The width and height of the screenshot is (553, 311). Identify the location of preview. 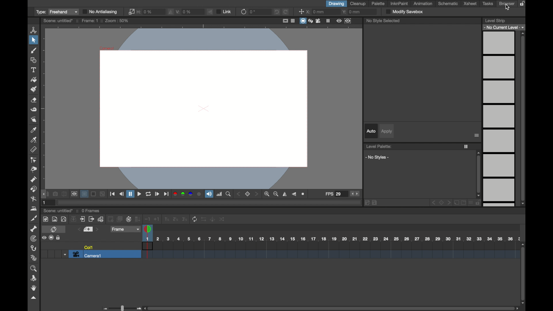
(74, 194).